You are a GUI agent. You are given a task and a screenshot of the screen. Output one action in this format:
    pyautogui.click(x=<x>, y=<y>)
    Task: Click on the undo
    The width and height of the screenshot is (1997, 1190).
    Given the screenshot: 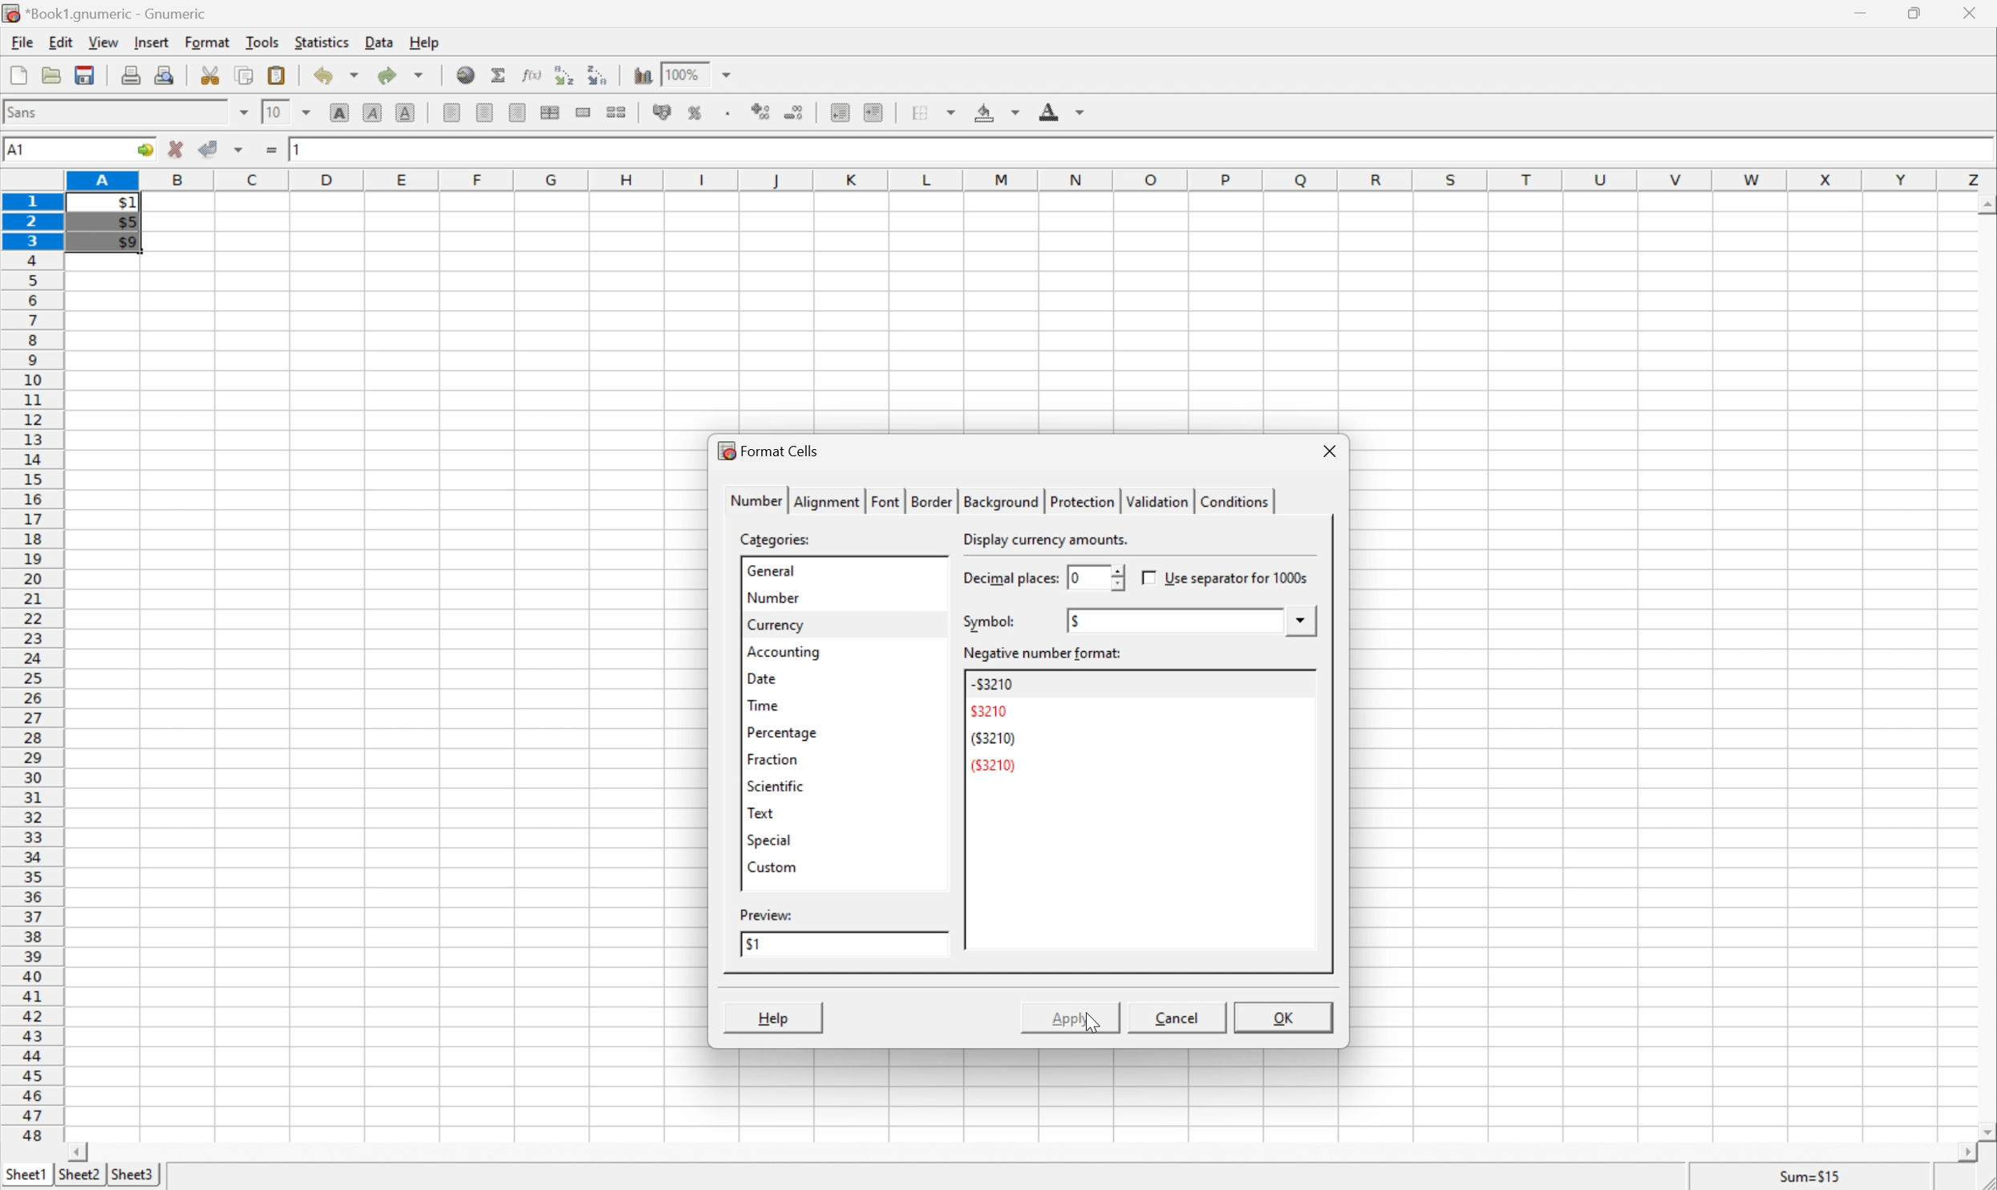 What is the action you would take?
    pyautogui.click(x=338, y=79)
    